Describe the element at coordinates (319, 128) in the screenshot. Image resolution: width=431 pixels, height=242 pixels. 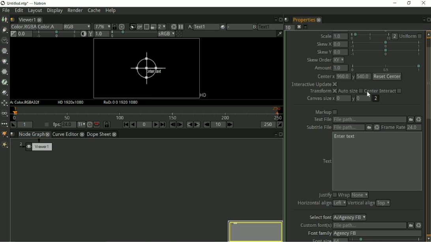
I see `subtitle file` at that location.